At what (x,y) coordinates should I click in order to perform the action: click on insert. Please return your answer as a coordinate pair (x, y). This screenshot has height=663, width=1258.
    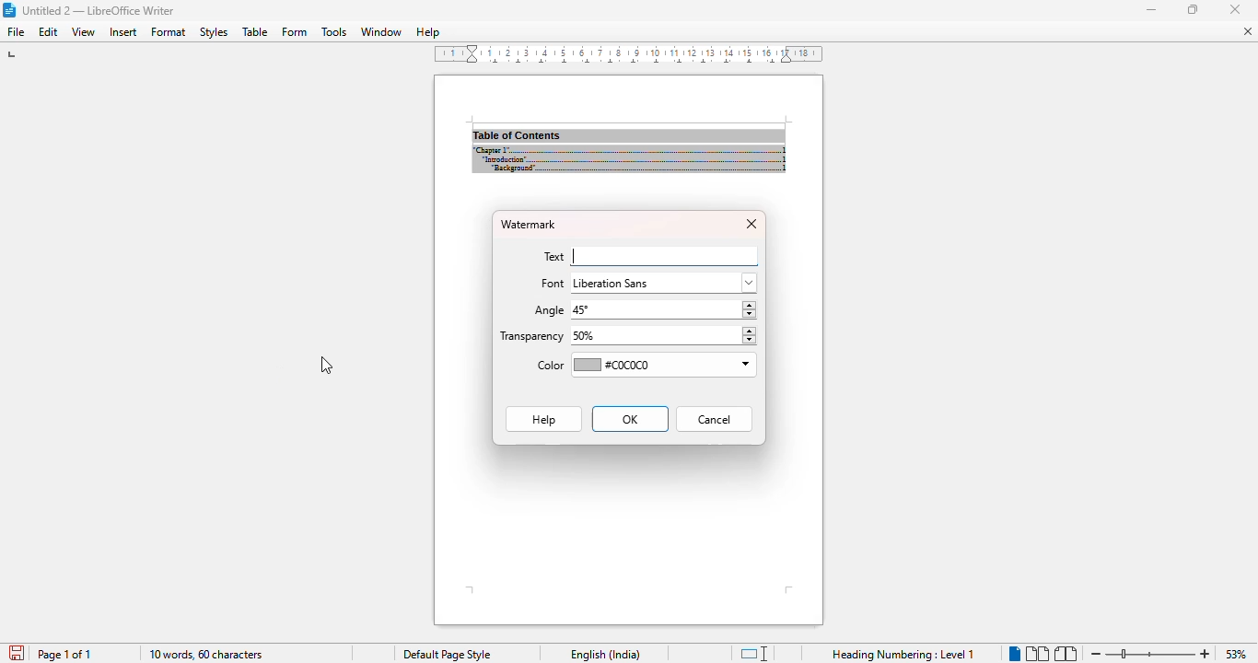
    Looking at the image, I should click on (122, 31).